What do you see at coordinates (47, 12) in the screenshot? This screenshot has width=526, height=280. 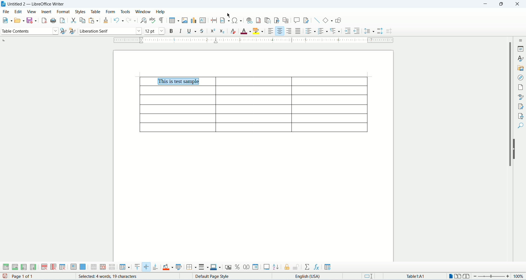 I see `insert` at bounding box center [47, 12].